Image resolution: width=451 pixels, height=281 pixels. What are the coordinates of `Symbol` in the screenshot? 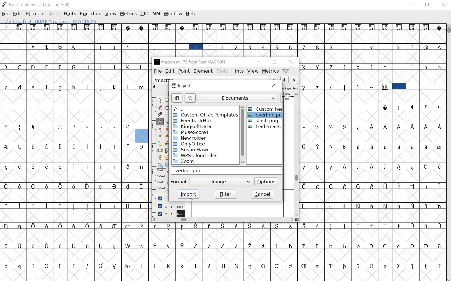 It's located at (426, 225).